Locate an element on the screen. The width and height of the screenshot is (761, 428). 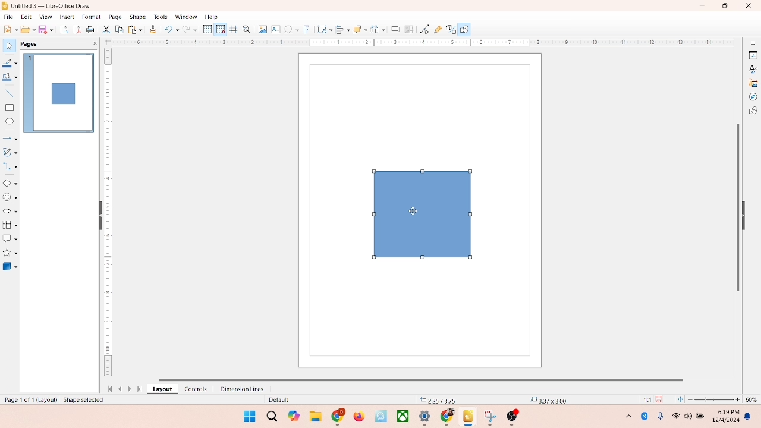
search is located at coordinates (272, 416).